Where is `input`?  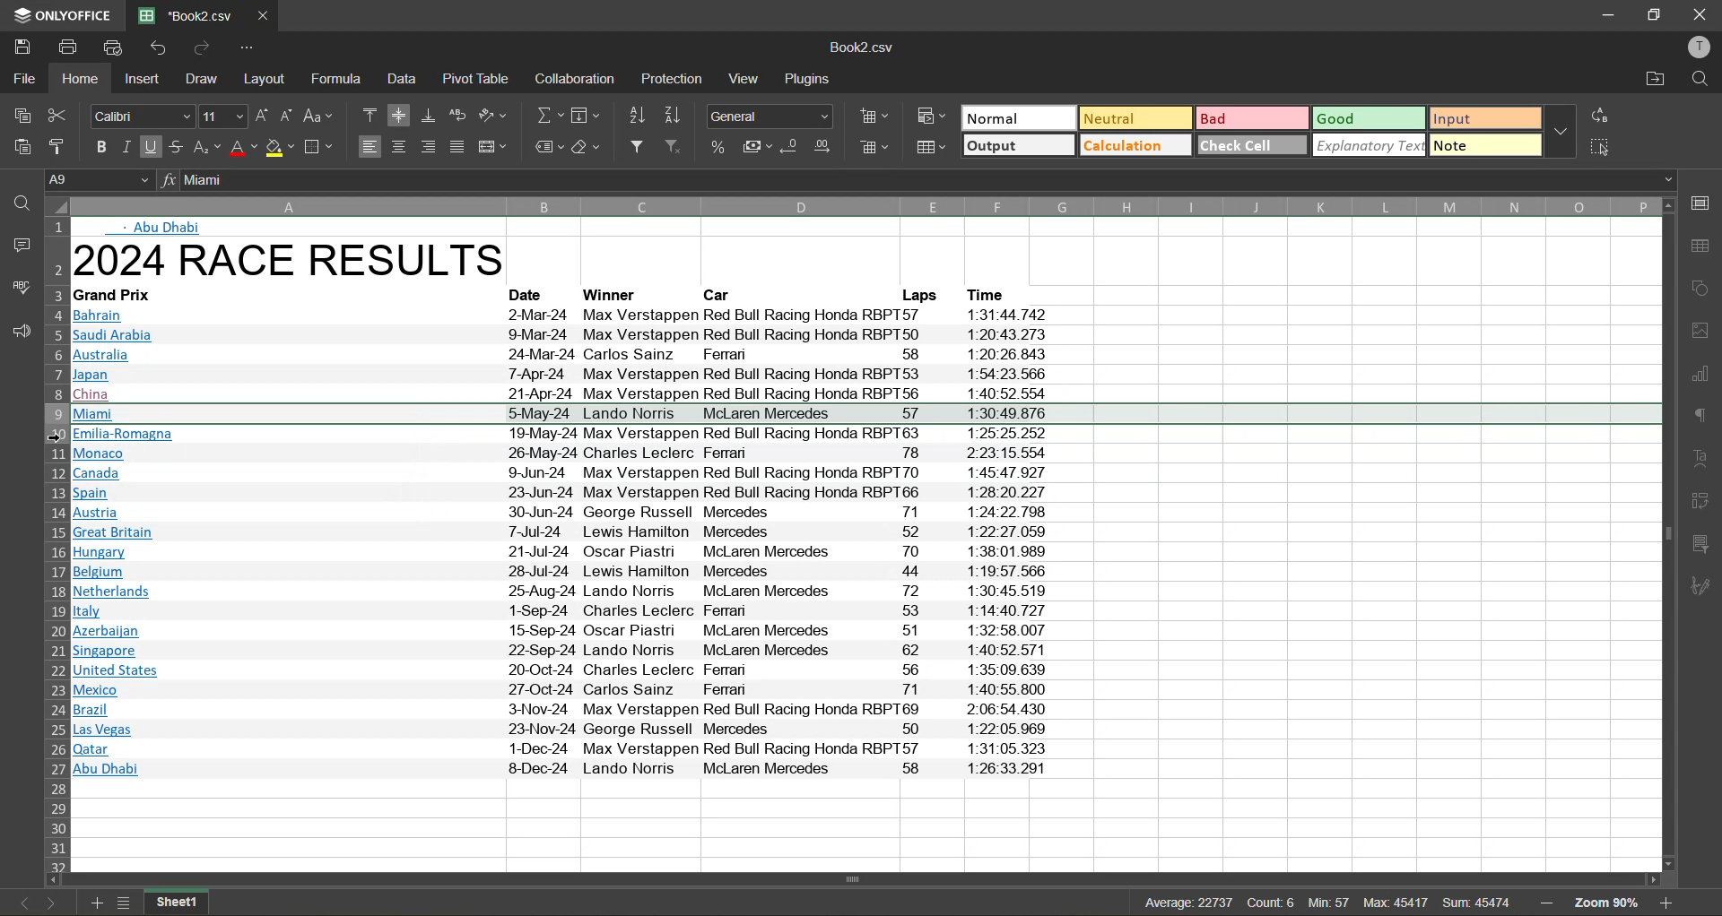 input is located at coordinates (1483, 119).